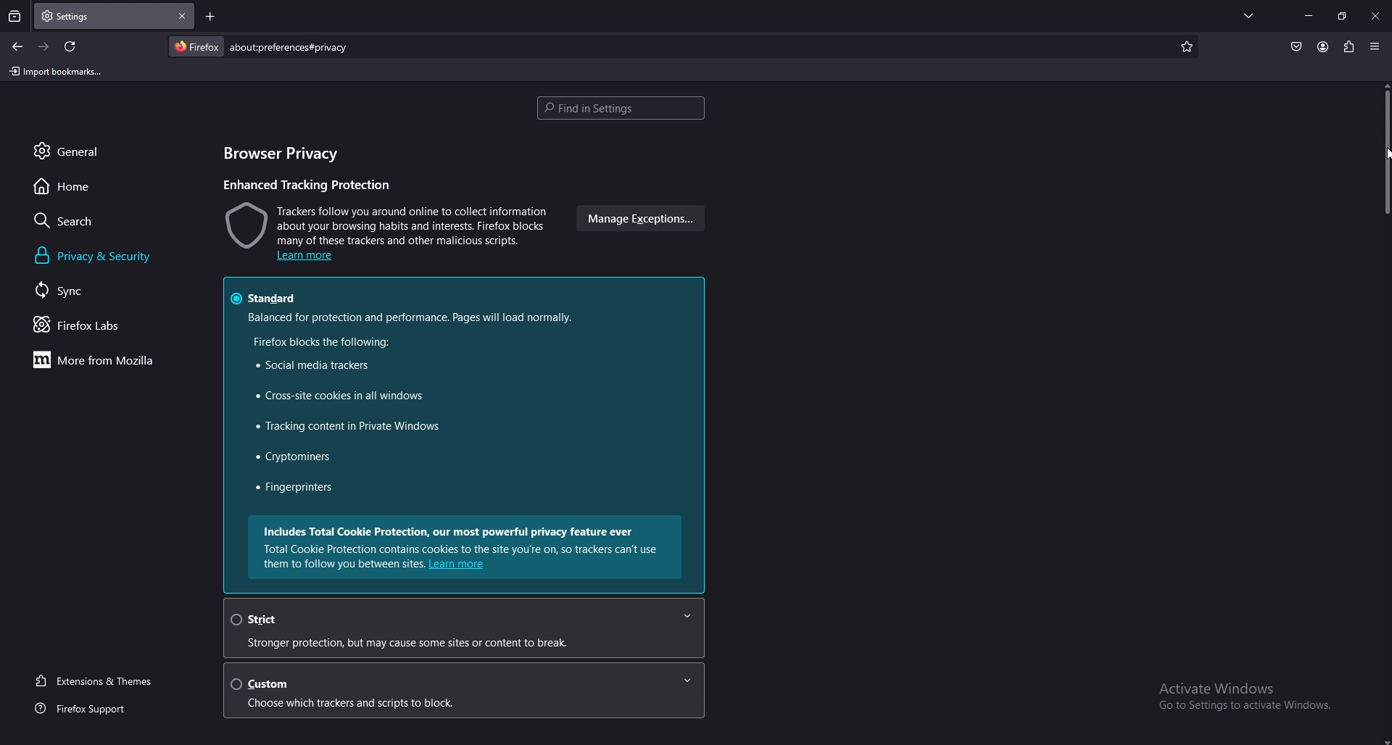 The image size is (1392, 745). What do you see at coordinates (1375, 17) in the screenshot?
I see `close` at bounding box center [1375, 17].